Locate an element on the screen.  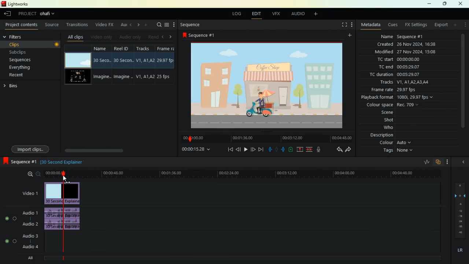
timeline is located at coordinates (265, 139).